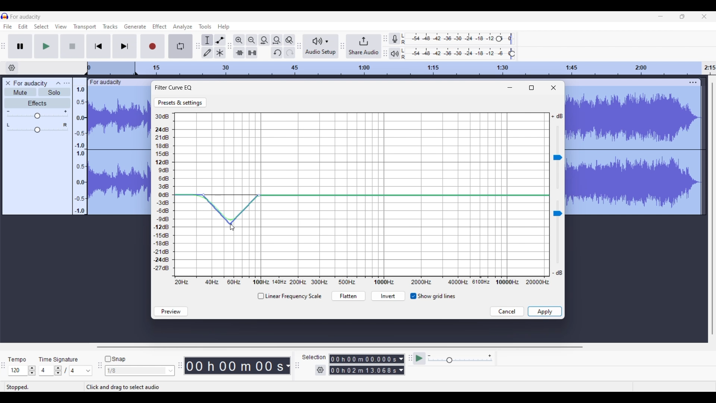 The image size is (716, 403). I want to click on Tempo, so click(18, 359).